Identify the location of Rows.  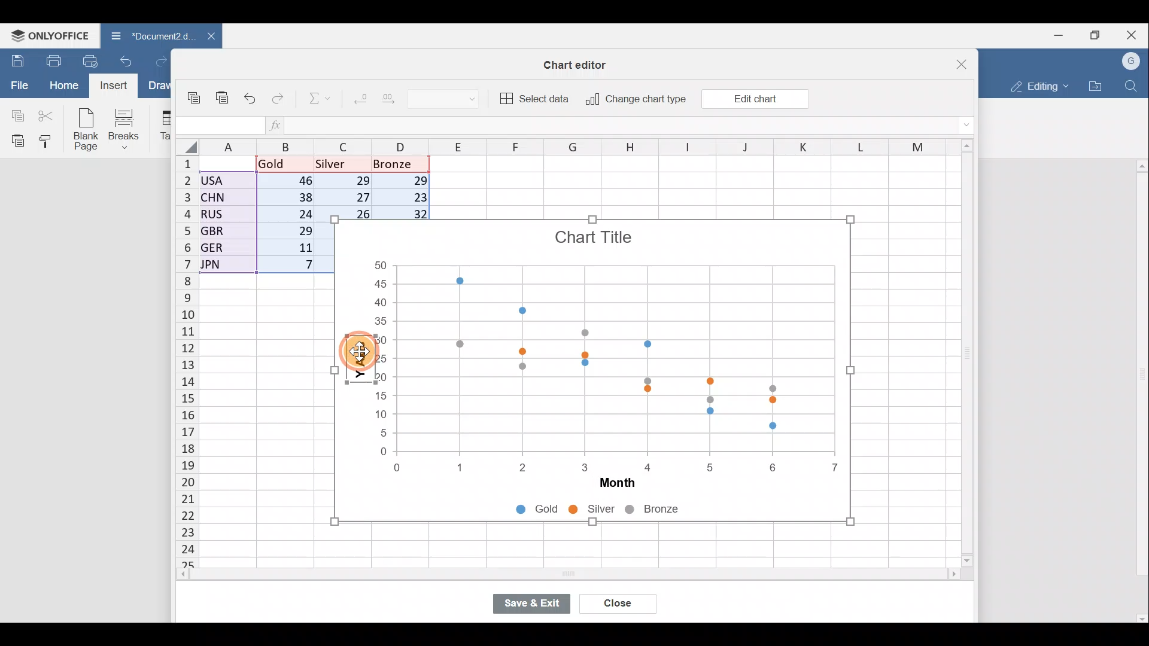
(180, 362).